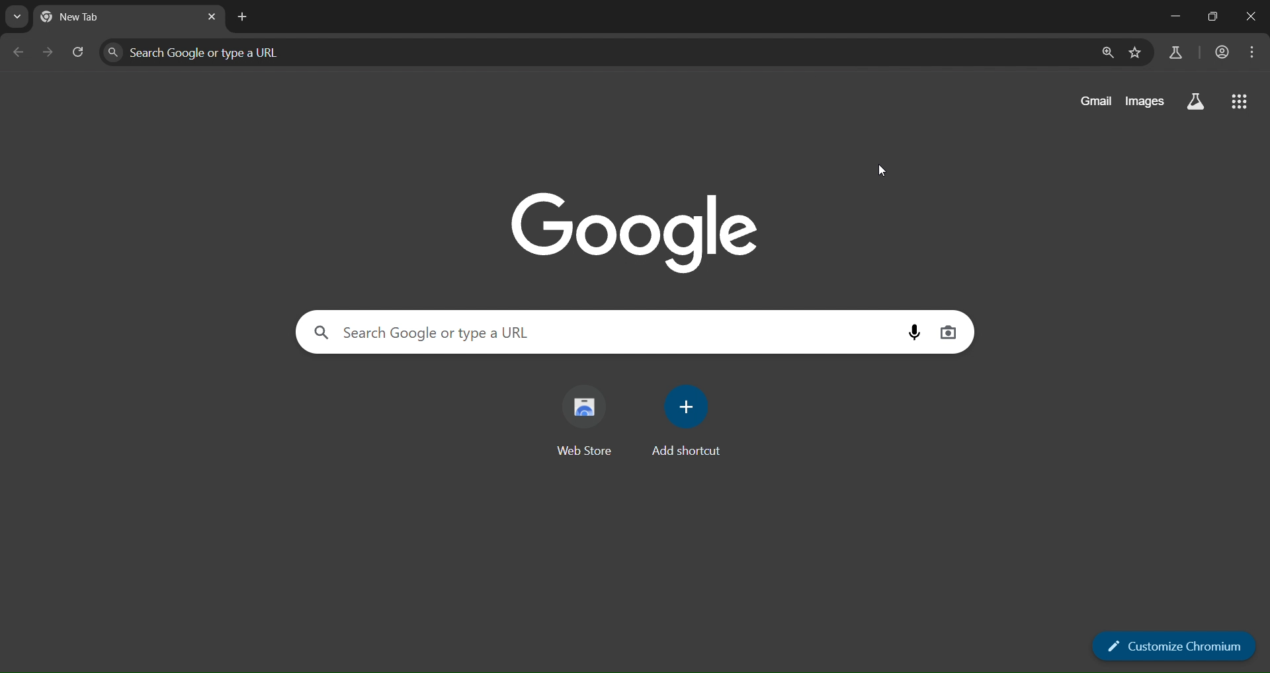 The image size is (1270, 673). What do you see at coordinates (17, 17) in the screenshot?
I see `search tabs` at bounding box center [17, 17].